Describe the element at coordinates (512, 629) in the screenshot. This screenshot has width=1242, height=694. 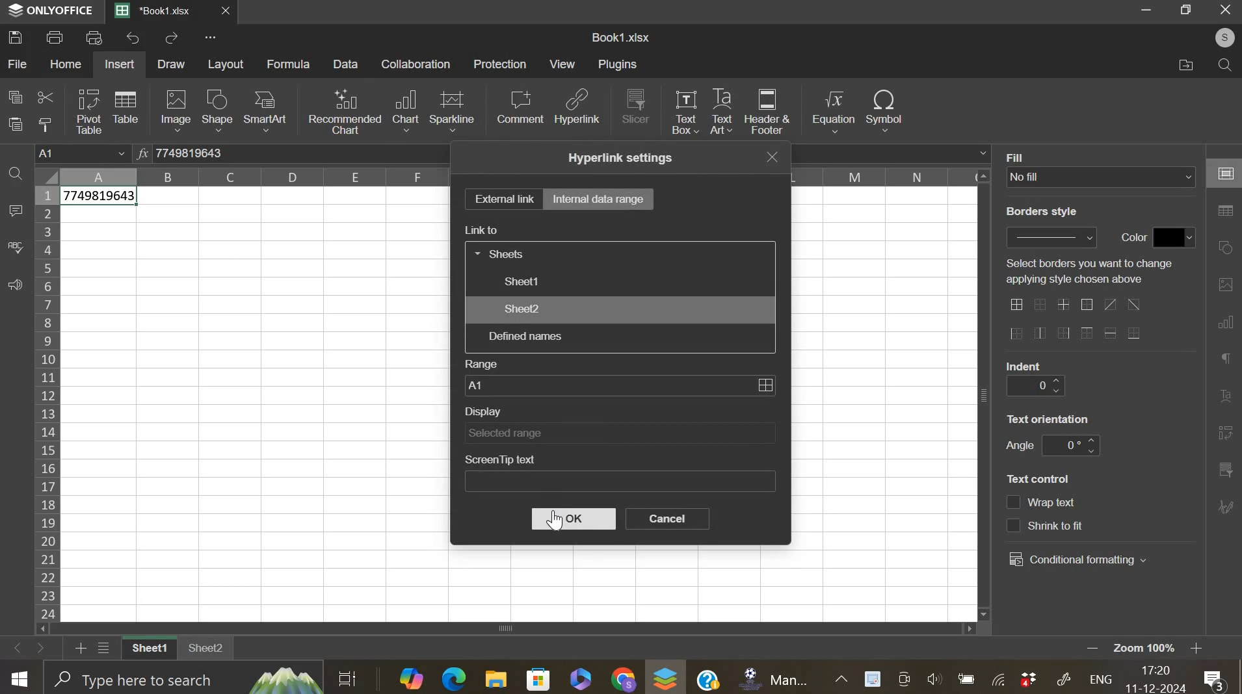
I see `scroll bar` at that location.